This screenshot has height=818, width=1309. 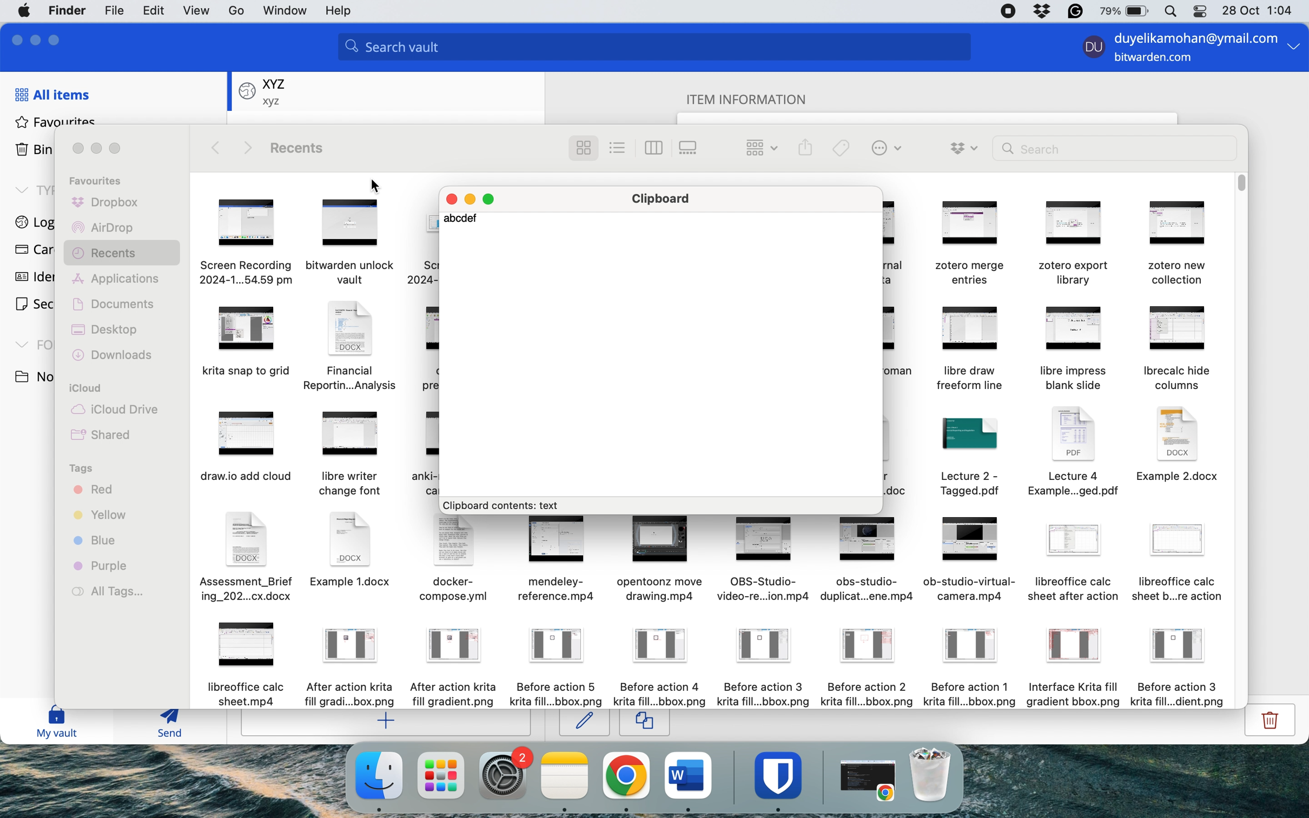 What do you see at coordinates (69, 10) in the screenshot?
I see `finder` at bounding box center [69, 10].